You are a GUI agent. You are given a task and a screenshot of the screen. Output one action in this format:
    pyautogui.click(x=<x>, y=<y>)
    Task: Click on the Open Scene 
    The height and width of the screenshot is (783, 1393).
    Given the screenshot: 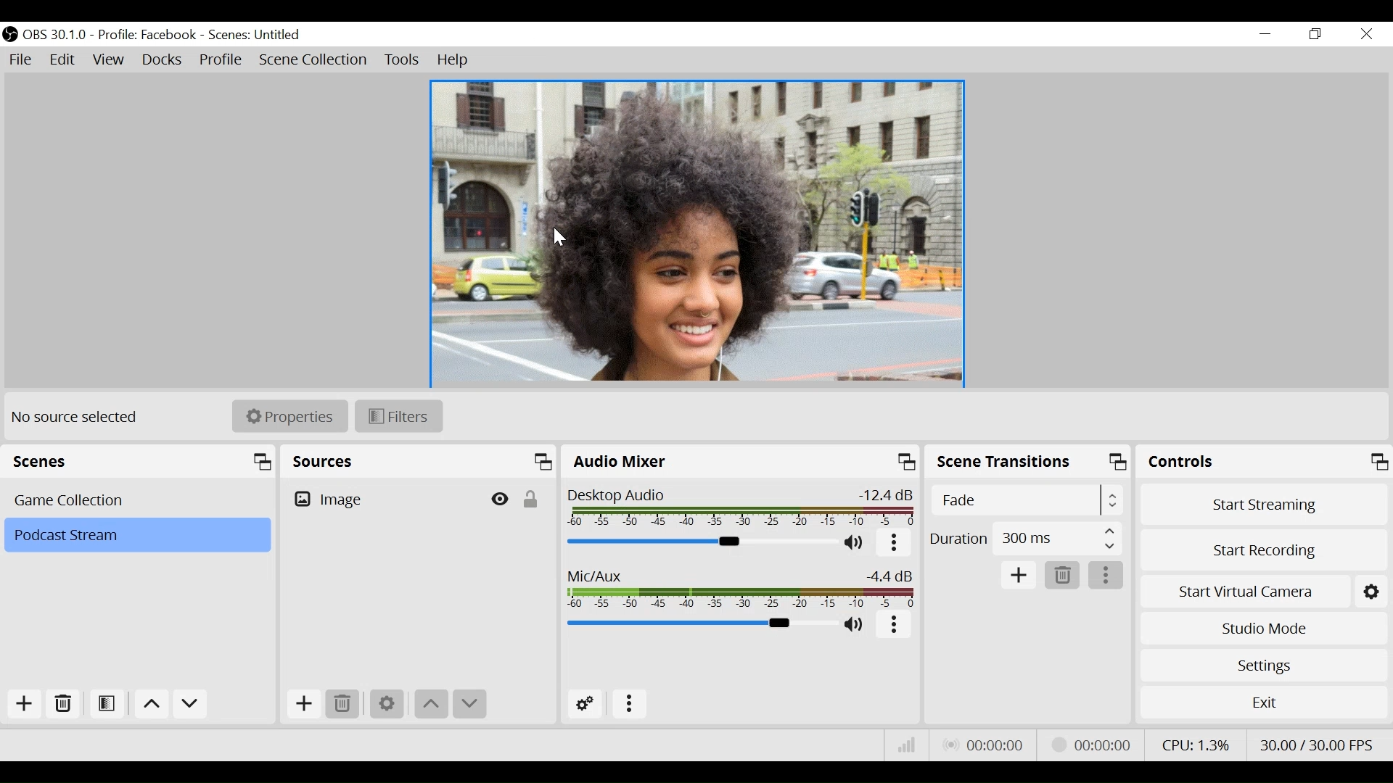 What is the action you would take?
    pyautogui.click(x=105, y=705)
    